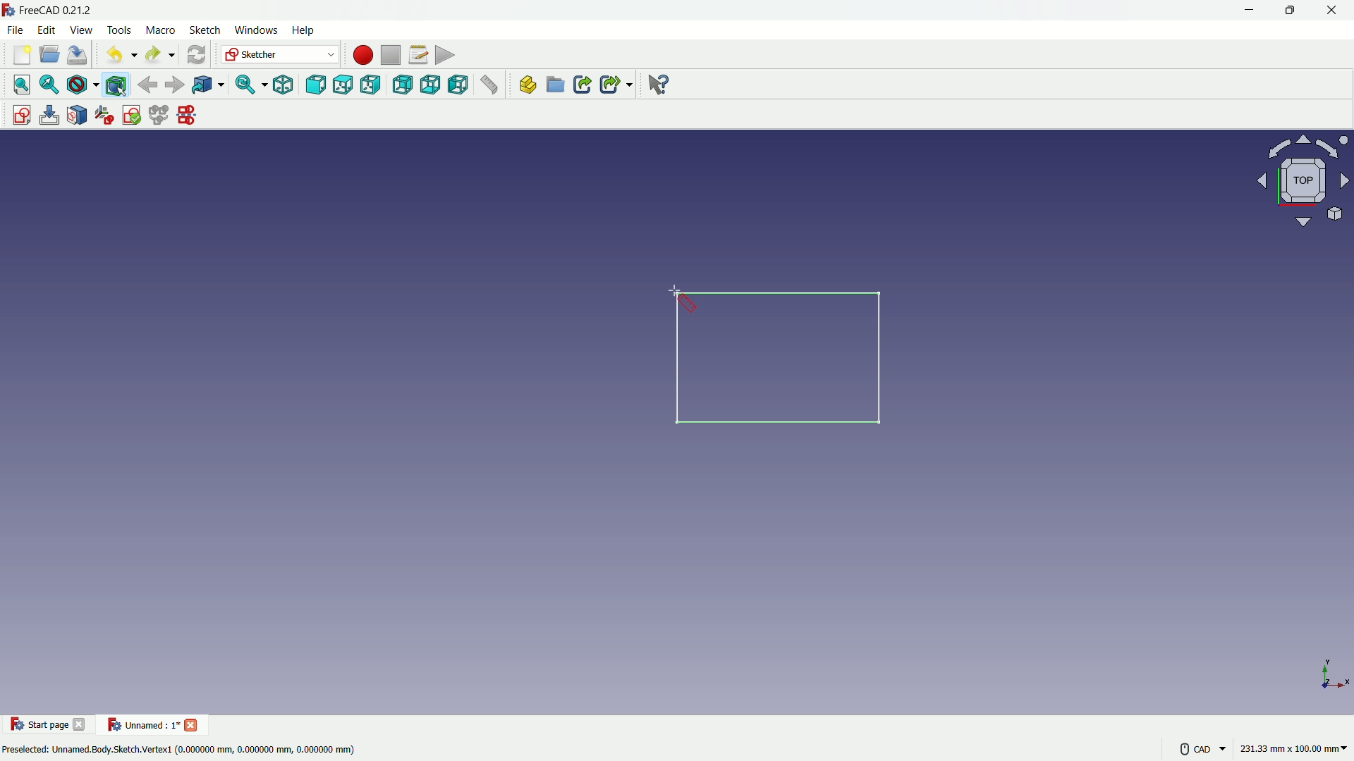 The width and height of the screenshot is (1354, 761). I want to click on FreeCAD logo, so click(8, 10).